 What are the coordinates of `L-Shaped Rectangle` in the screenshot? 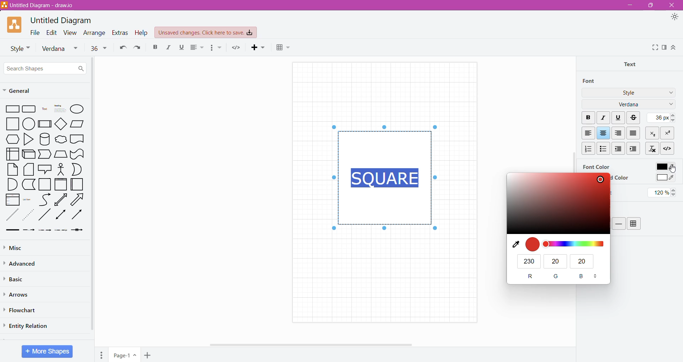 It's located at (28, 184).